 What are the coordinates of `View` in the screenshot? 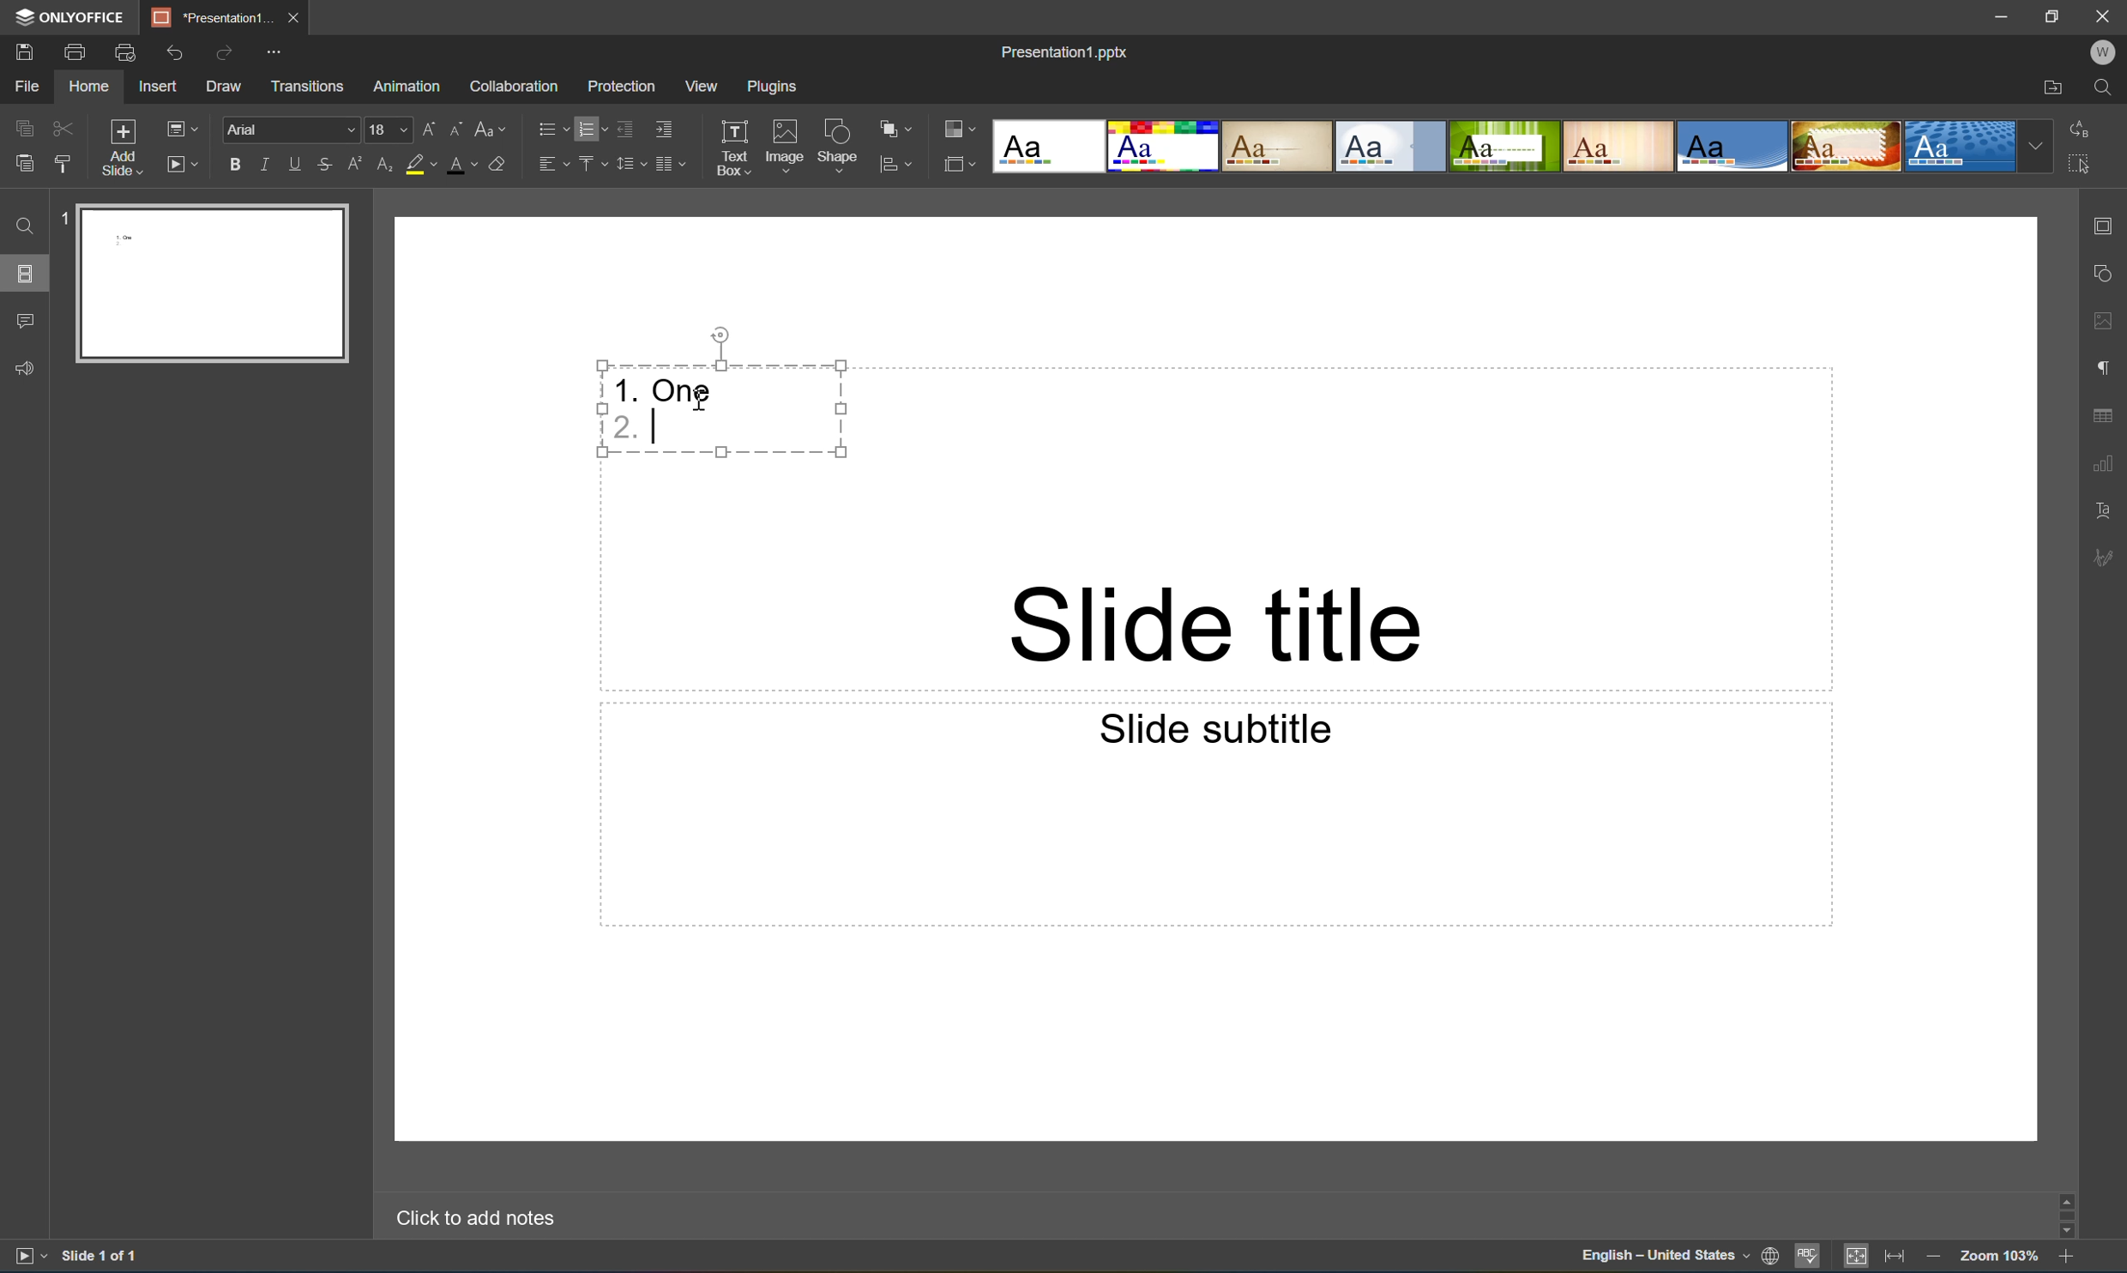 It's located at (703, 86).